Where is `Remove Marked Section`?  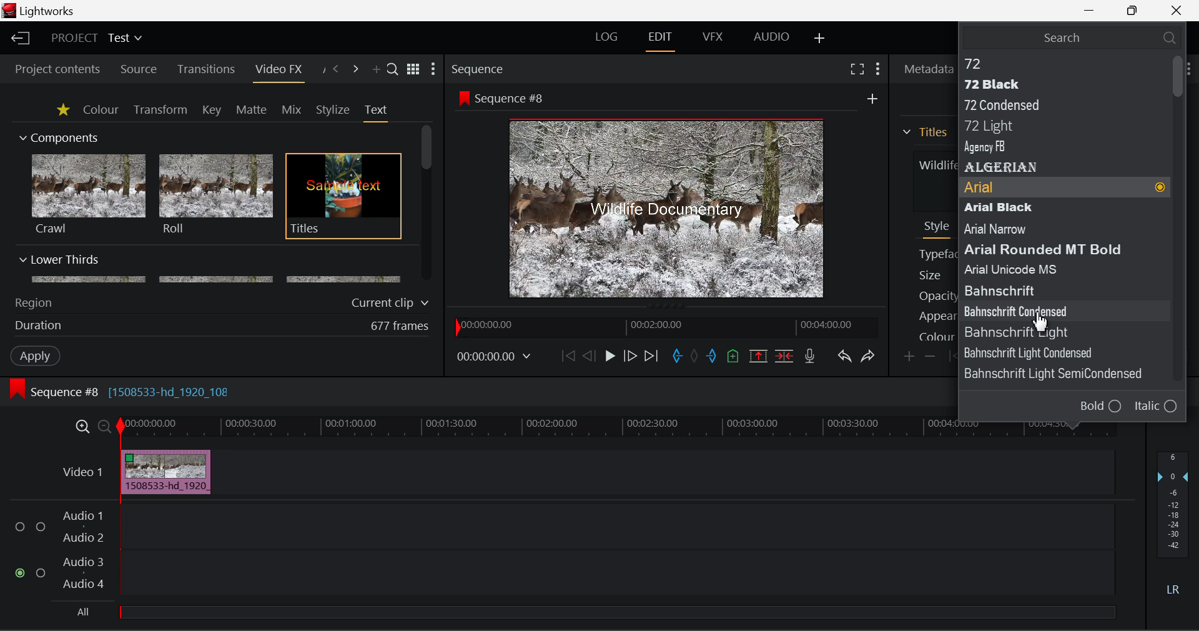
Remove Marked Section is located at coordinates (758, 356).